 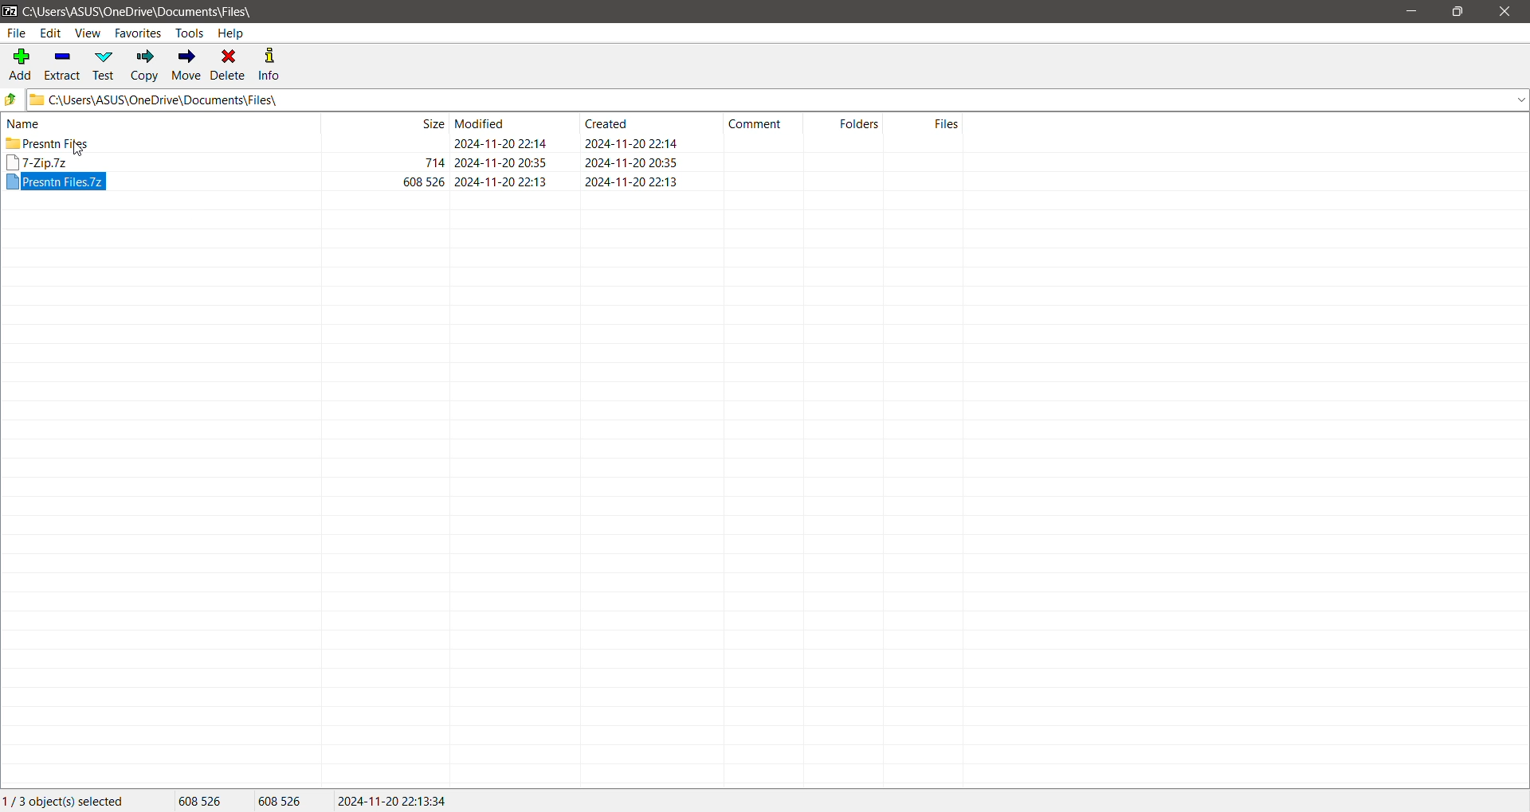 What do you see at coordinates (755, 124) in the screenshot?
I see `comment` at bounding box center [755, 124].